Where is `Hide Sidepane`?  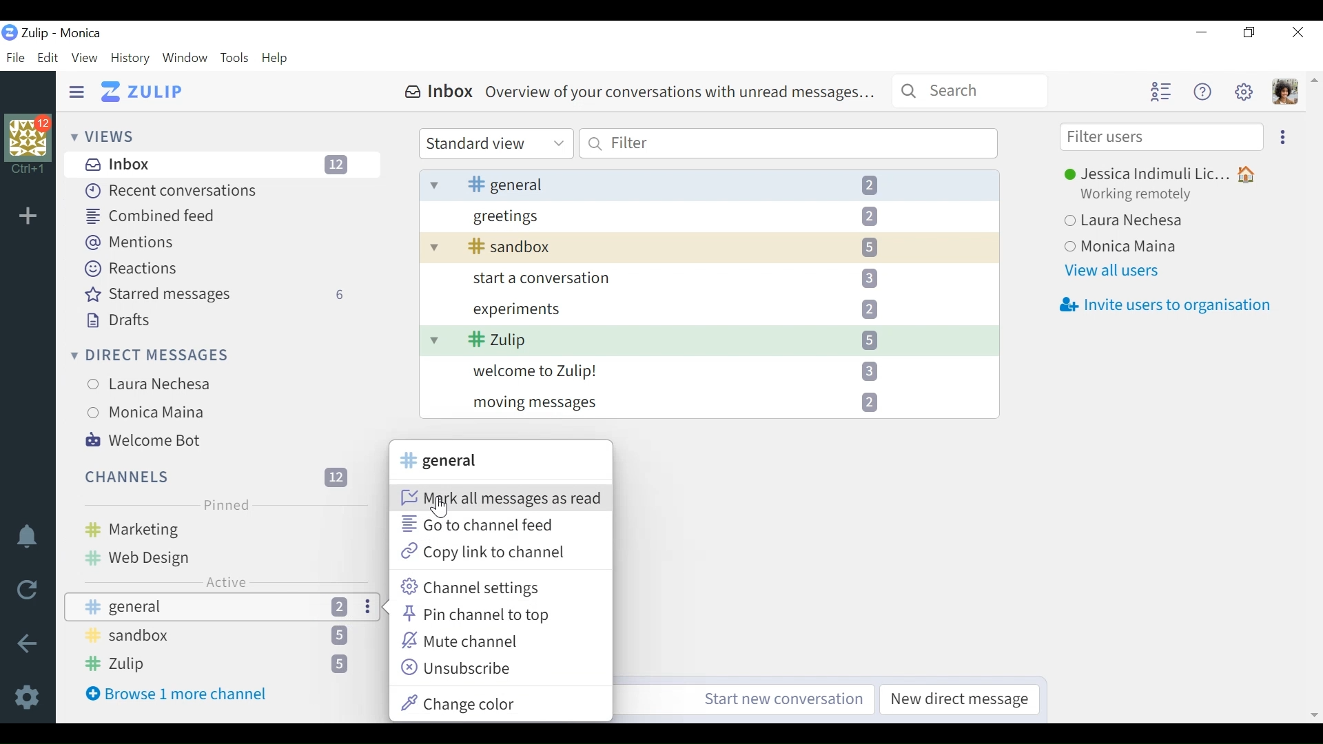
Hide Sidepane is located at coordinates (77, 92).